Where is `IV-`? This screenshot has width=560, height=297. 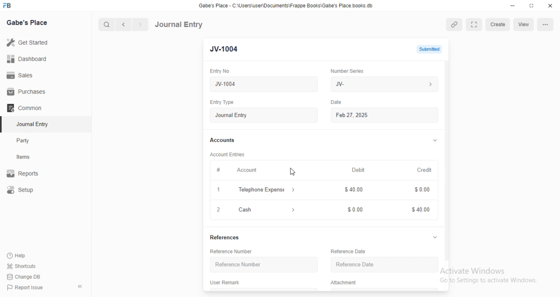 IV- is located at coordinates (384, 84).